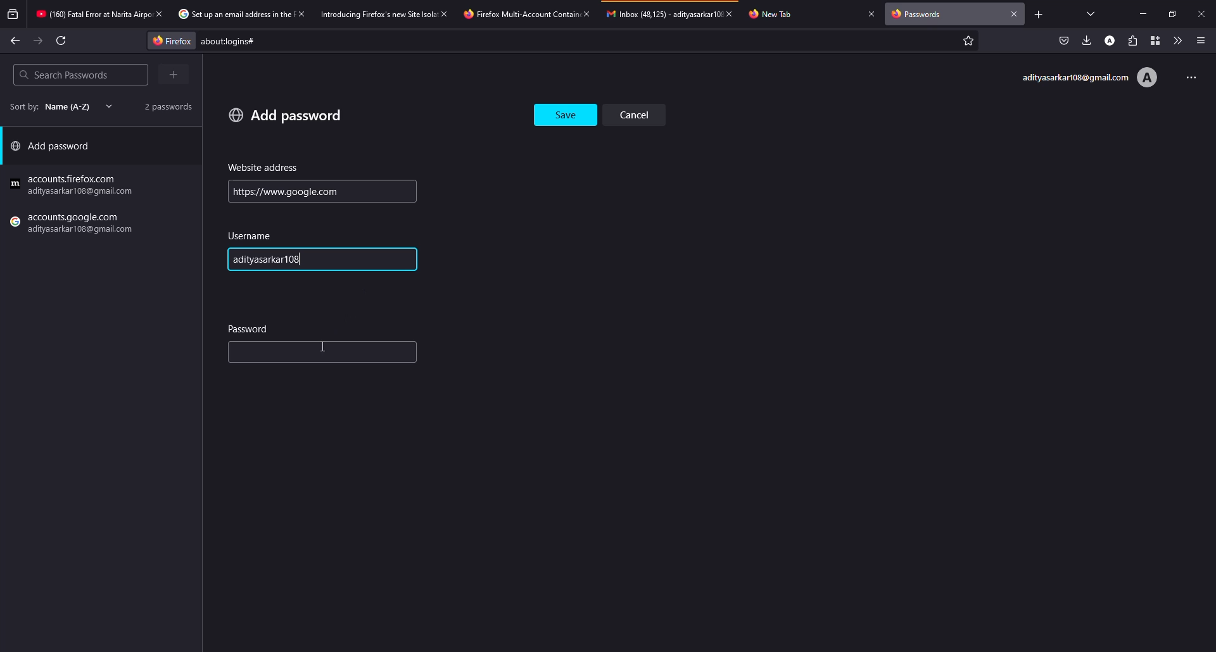  What do you see at coordinates (1152, 41) in the screenshot?
I see `container` at bounding box center [1152, 41].